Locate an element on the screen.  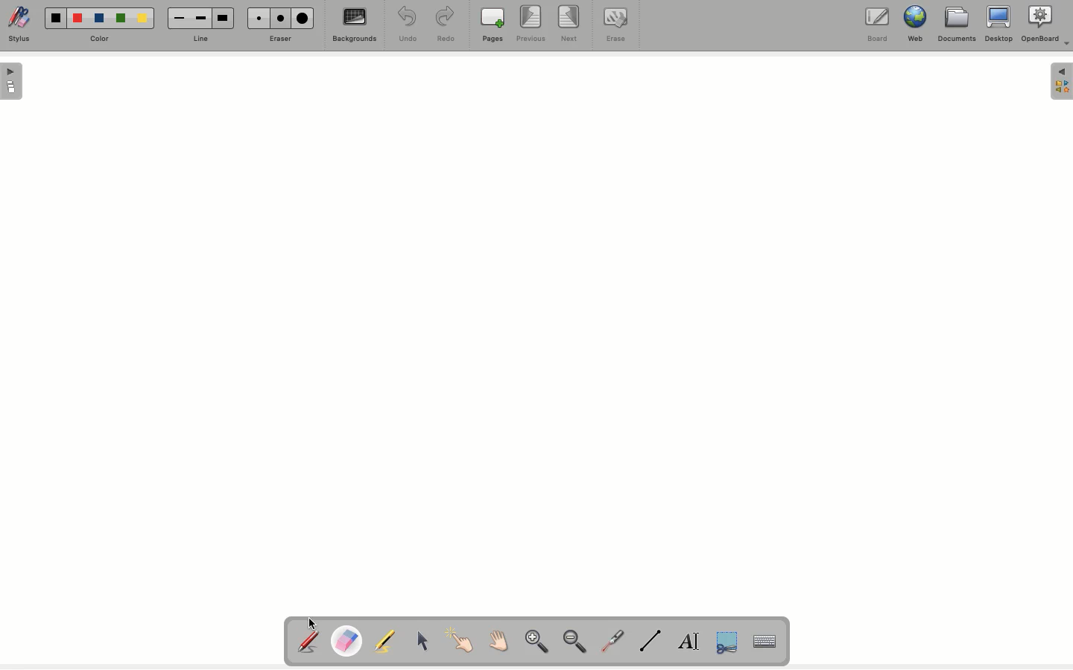
Line is located at coordinates (652, 642).